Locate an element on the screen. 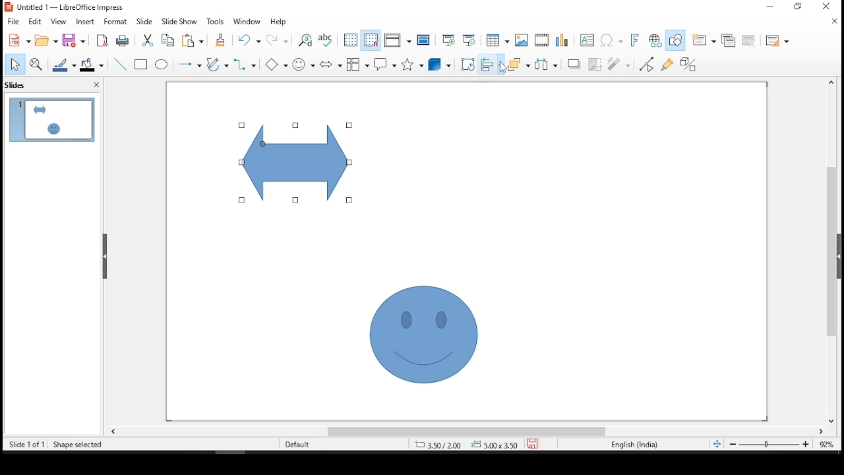  default is located at coordinates (301, 444).